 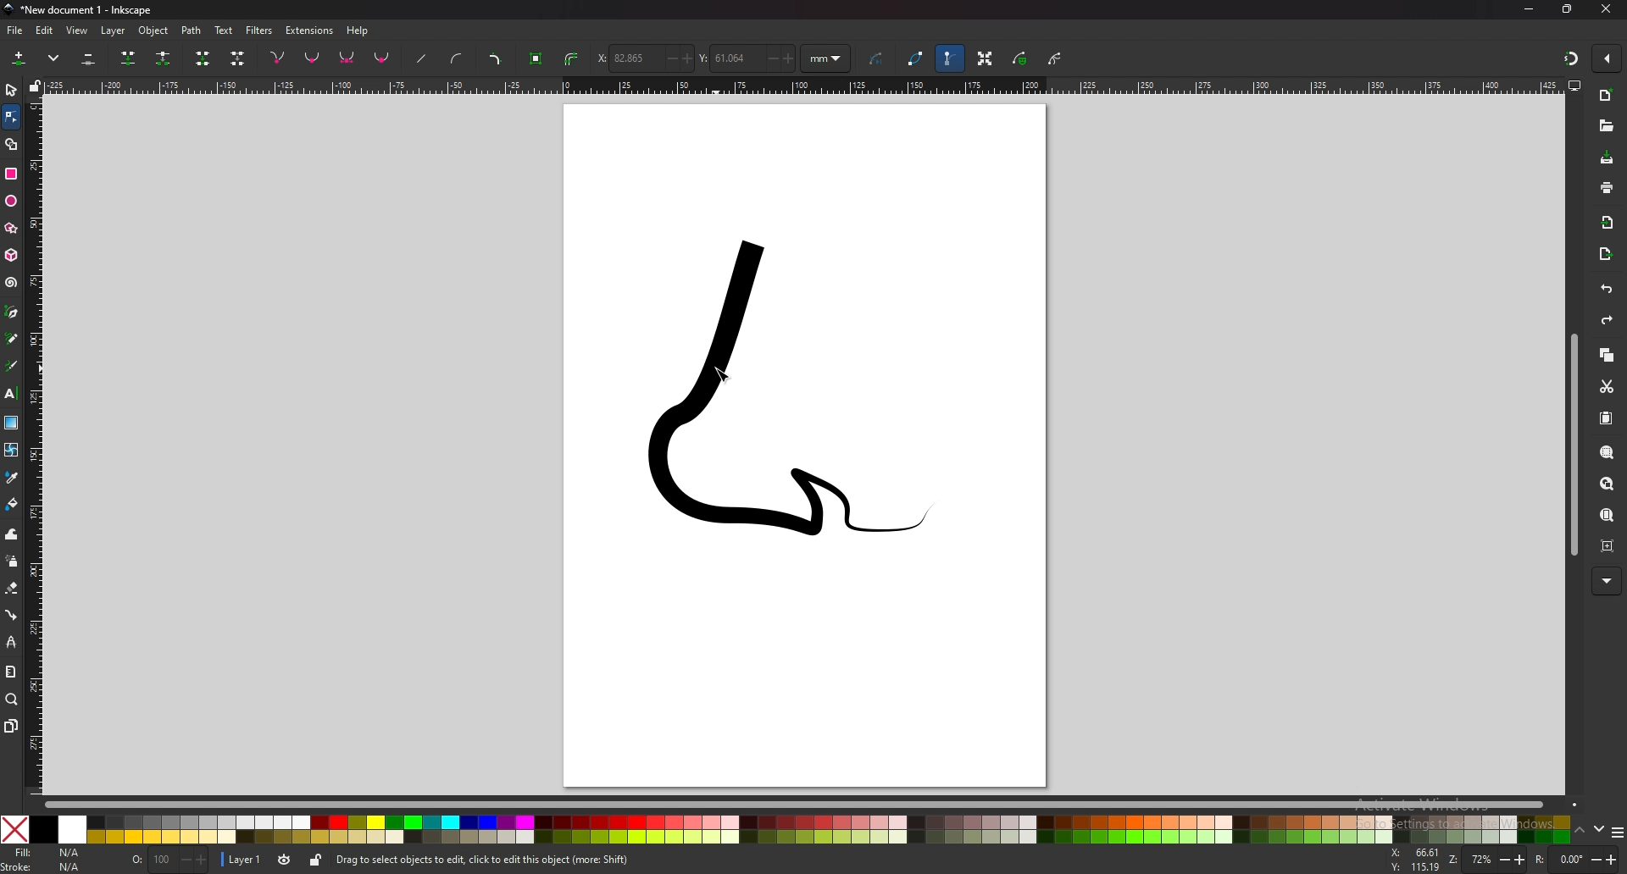 What do you see at coordinates (795, 805) in the screenshot?
I see `scroll bar` at bounding box center [795, 805].